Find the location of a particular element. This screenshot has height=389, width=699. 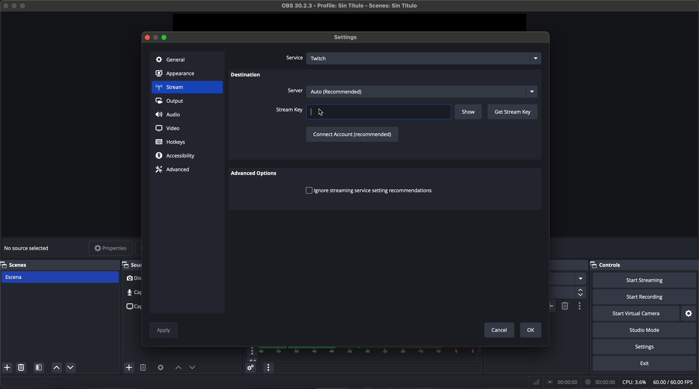

studio mode is located at coordinates (647, 331).